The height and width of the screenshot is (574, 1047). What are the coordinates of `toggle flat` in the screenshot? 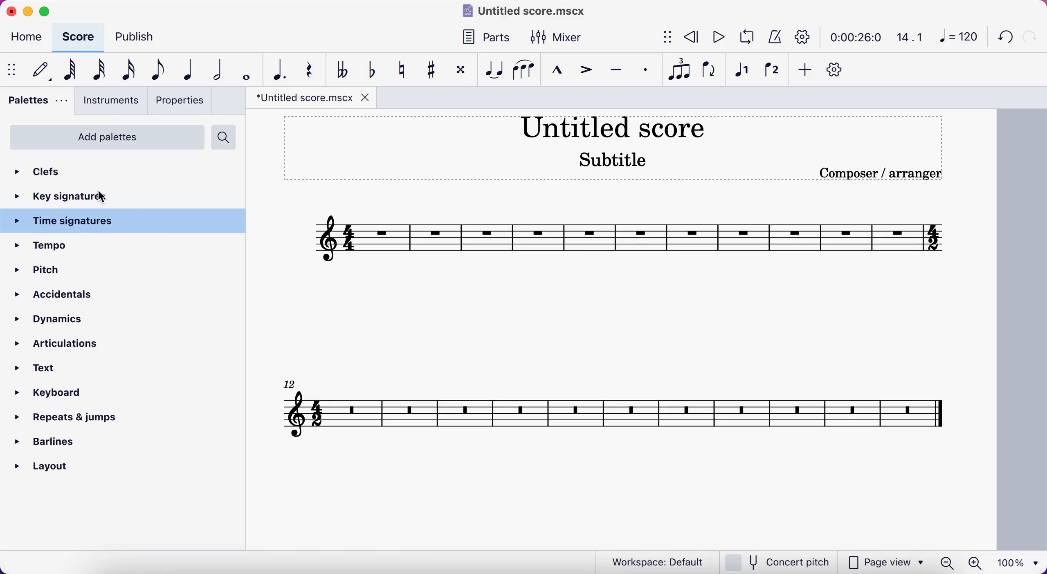 It's located at (374, 71).